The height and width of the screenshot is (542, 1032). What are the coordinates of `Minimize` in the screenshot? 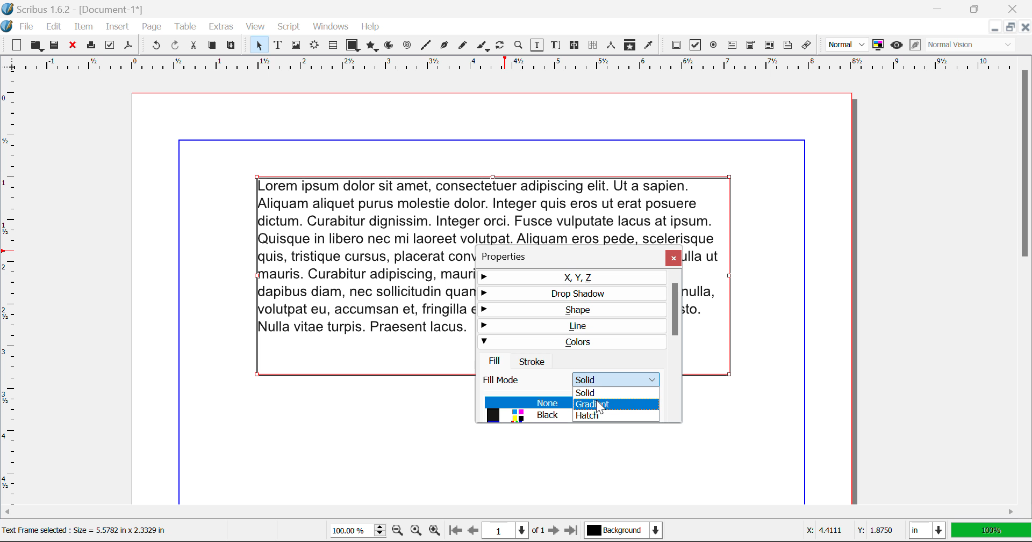 It's located at (1009, 27).